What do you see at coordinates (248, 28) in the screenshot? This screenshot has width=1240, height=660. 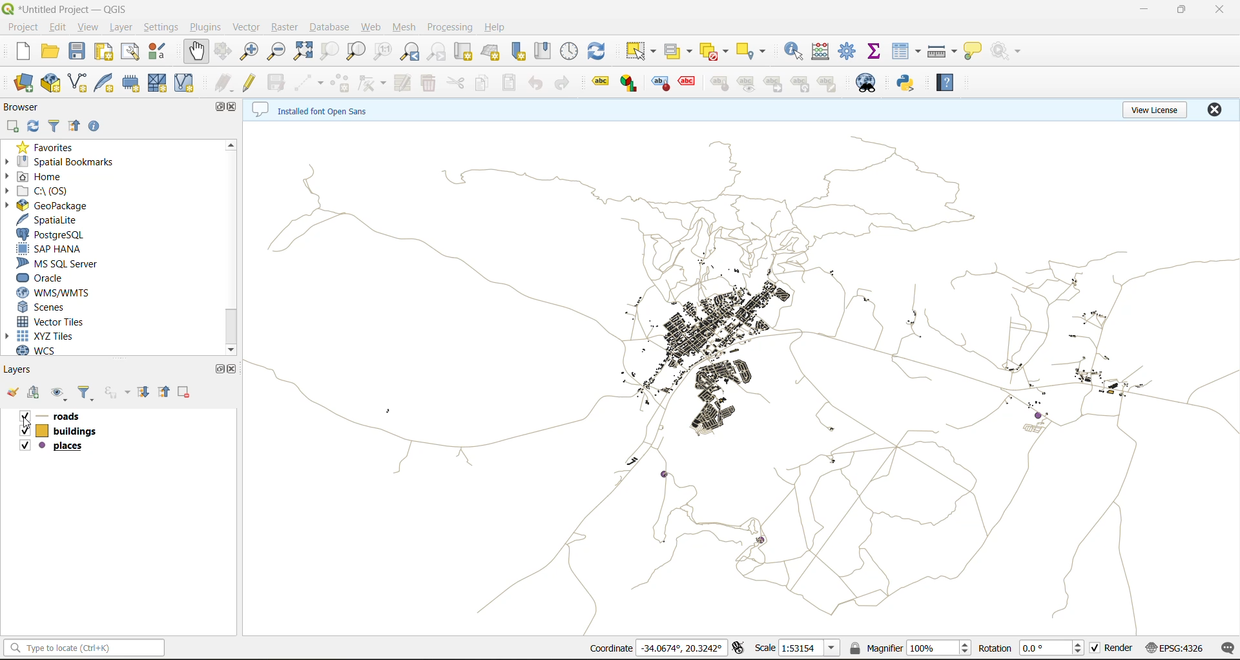 I see `vector` at bounding box center [248, 28].